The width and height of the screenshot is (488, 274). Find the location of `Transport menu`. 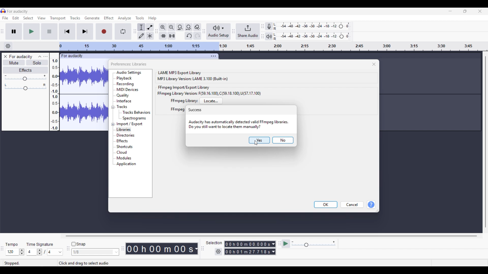

Transport menu is located at coordinates (58, 18).